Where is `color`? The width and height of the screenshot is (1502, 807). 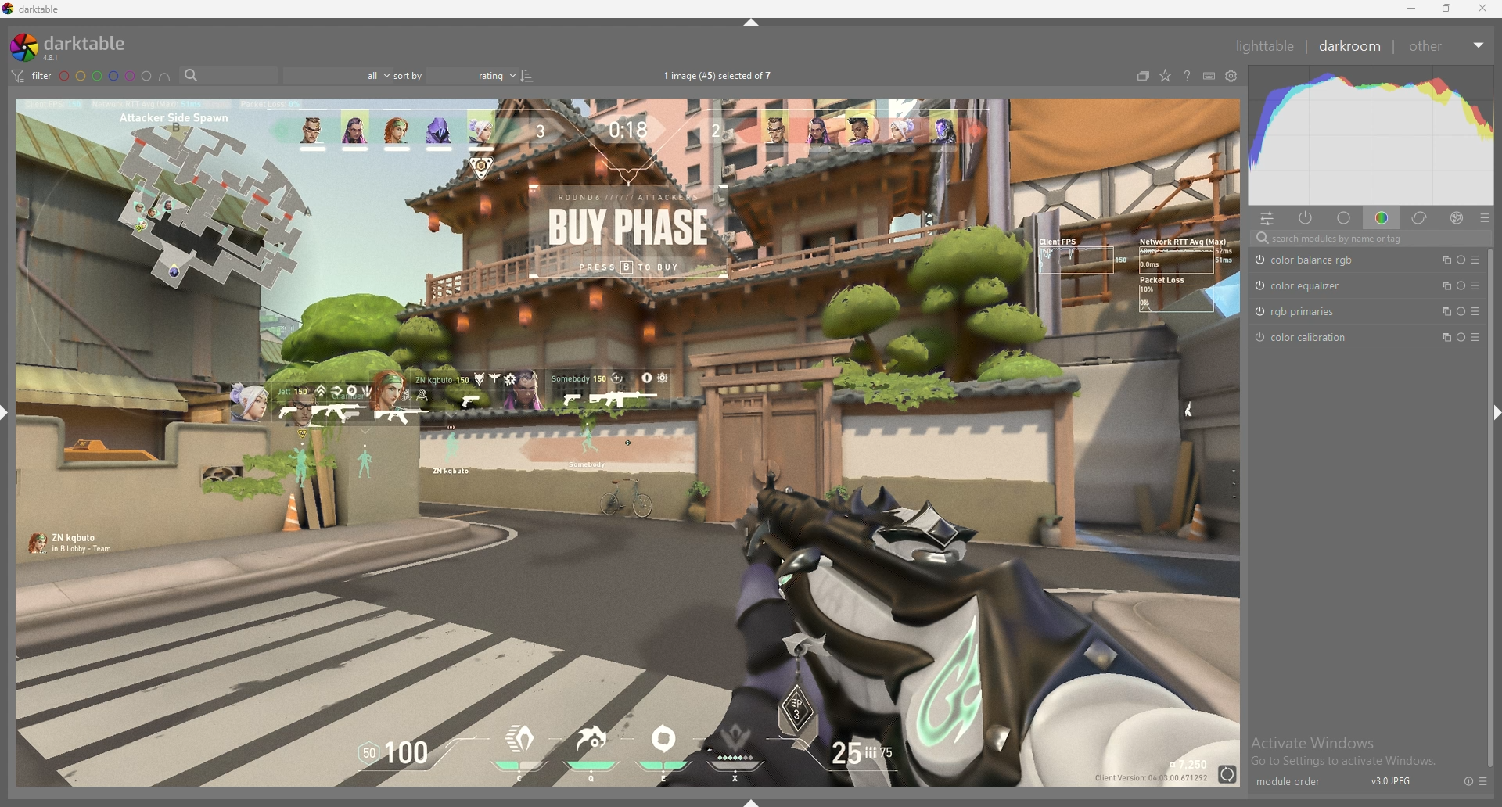 color is located at coordinates (1385, 217).